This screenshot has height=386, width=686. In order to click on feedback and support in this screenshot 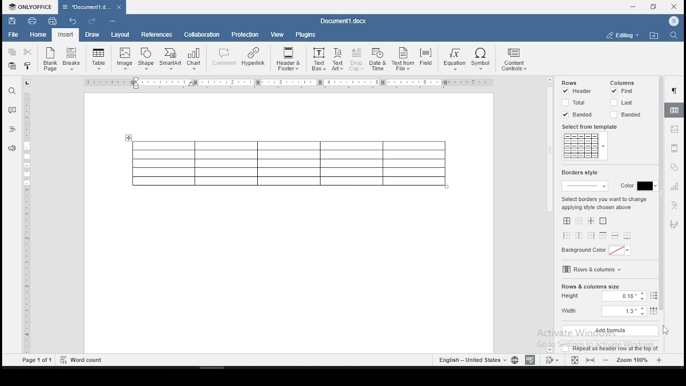, I will do `click(12, 147)`.